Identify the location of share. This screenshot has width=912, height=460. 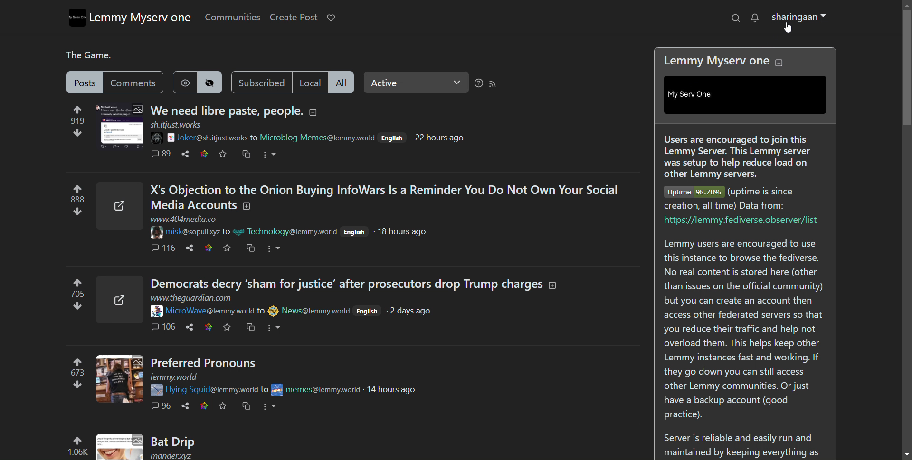
(190, 328).